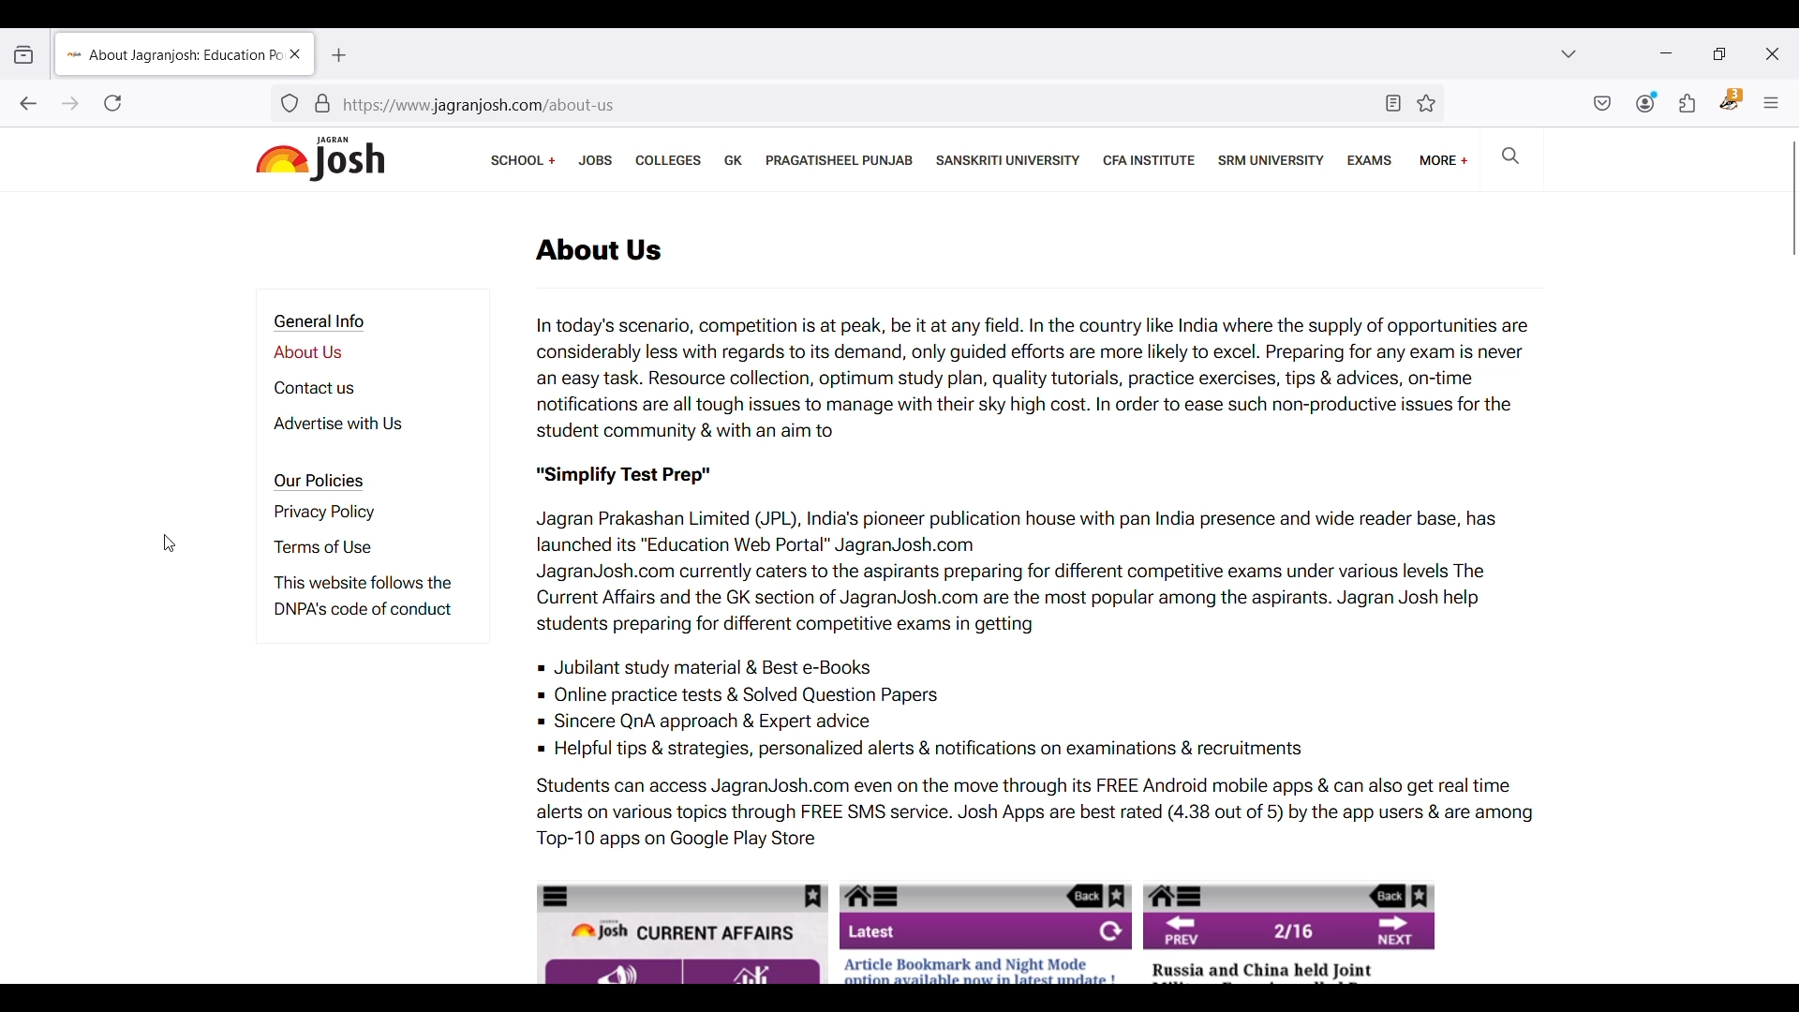  Describe the element at coordinates (670, 156) in the screenshot. I see `Colleges page` at that location.